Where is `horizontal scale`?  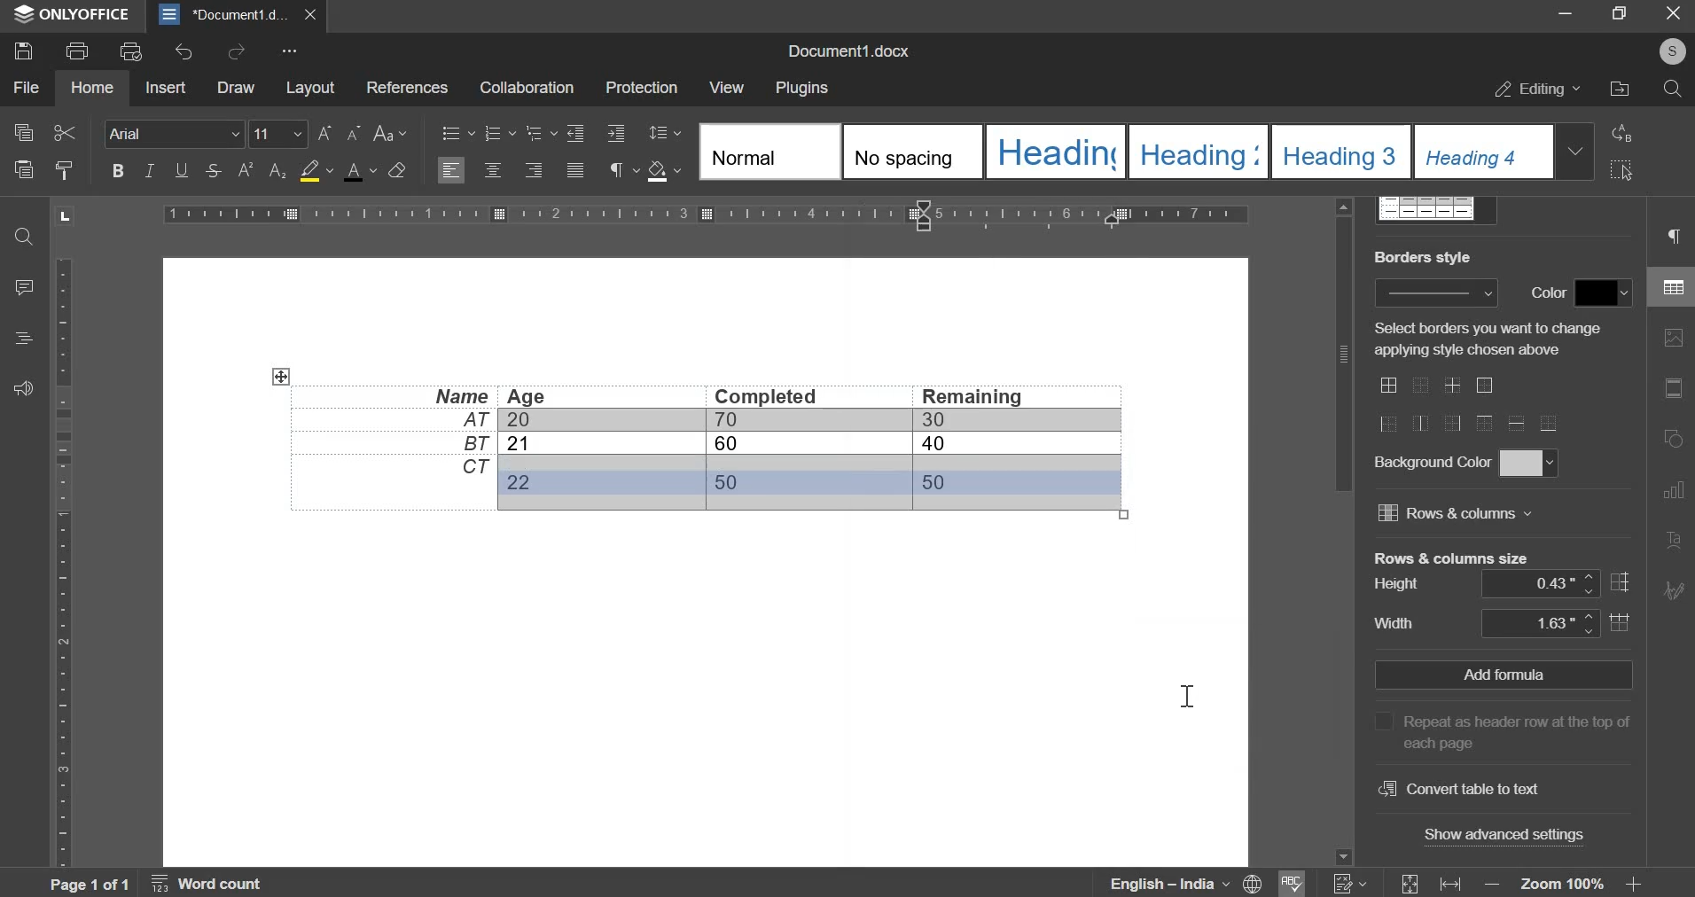
horizontal scale is located at coordinates (705, 214).